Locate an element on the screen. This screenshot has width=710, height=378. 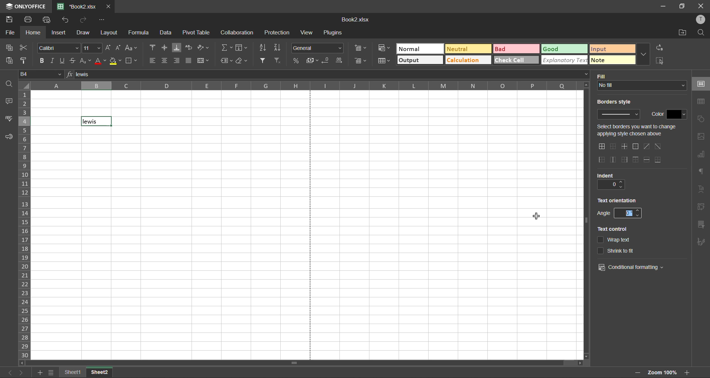
comments is located at coordinates (10, 102).